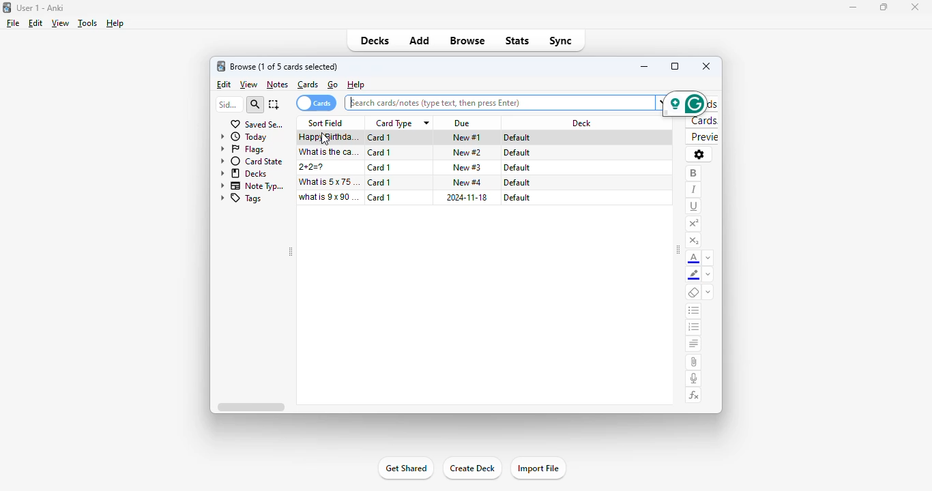  Describe the element at coordinates (708, 293) in the screenshot. I see `select formatting to remove` at that location.